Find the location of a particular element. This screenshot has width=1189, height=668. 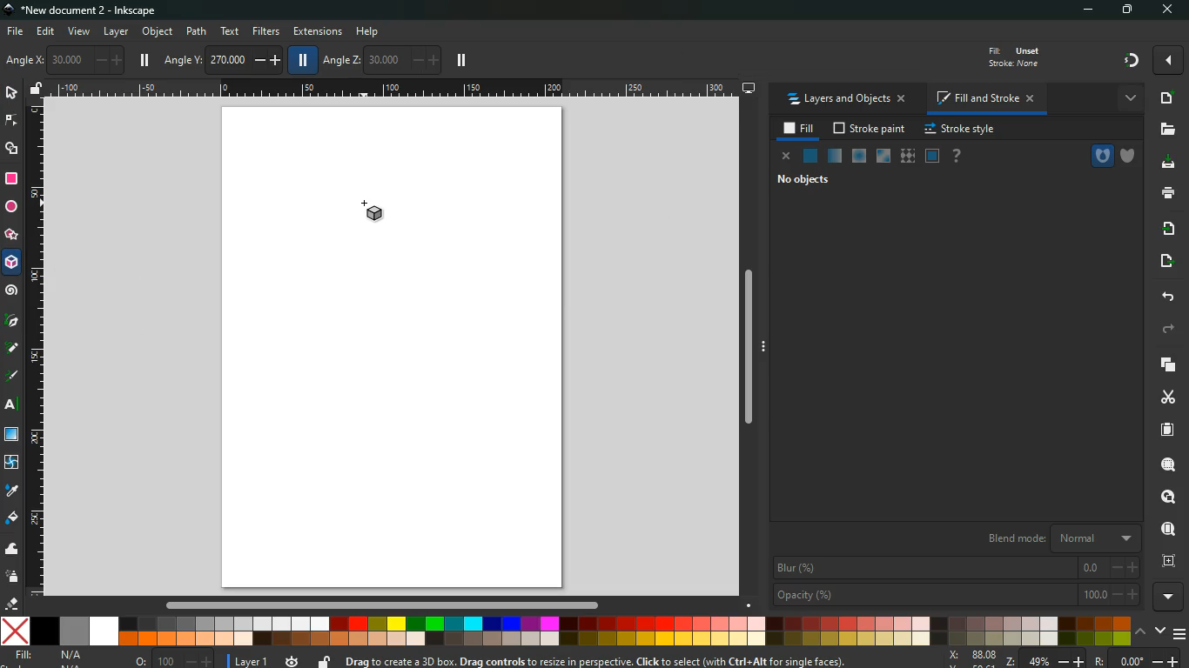

close is located at coordinates (1166, 10).